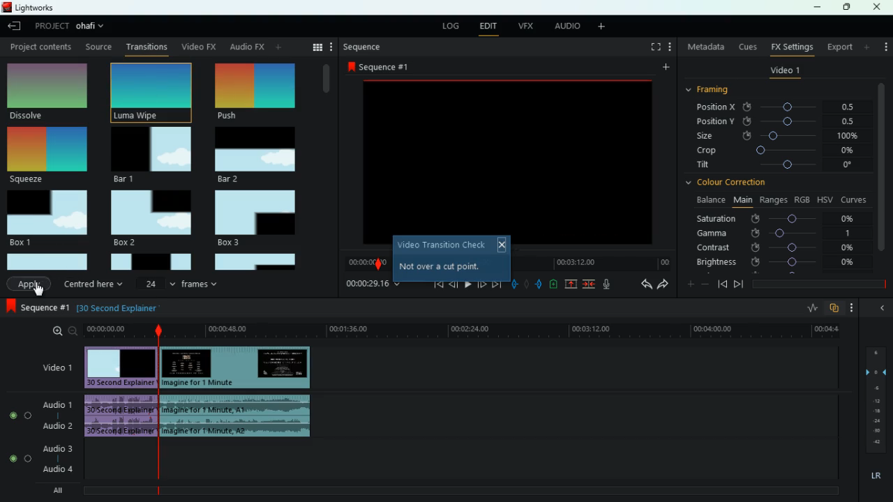  I want to click on bar 1, so click(152, 155).